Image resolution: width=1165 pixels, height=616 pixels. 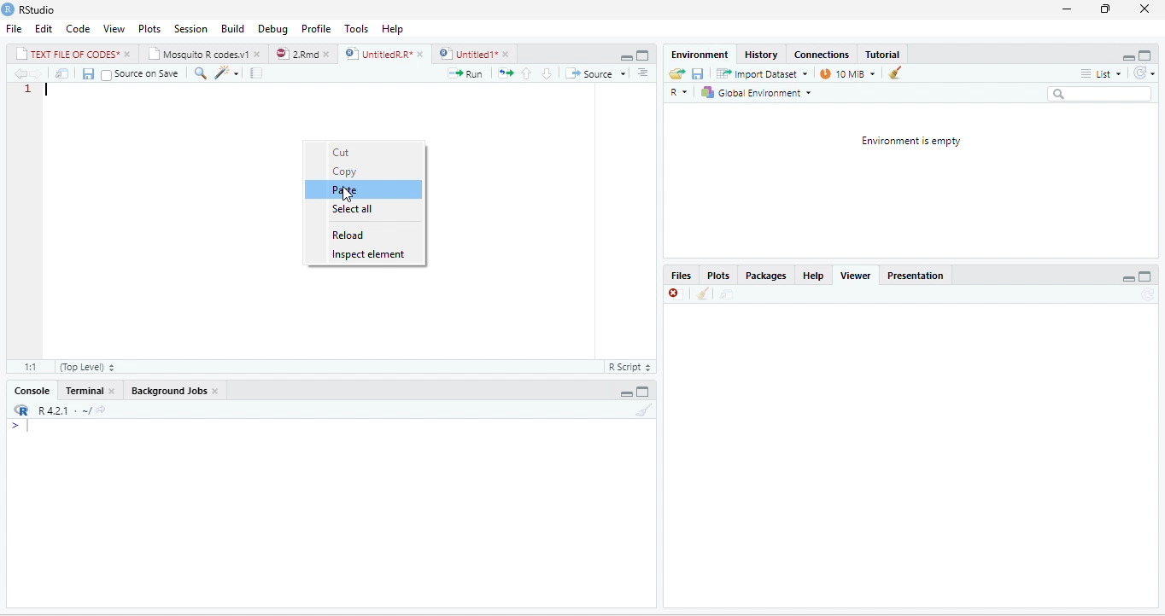 I want to click on drop down, so click(x=623, y=74).